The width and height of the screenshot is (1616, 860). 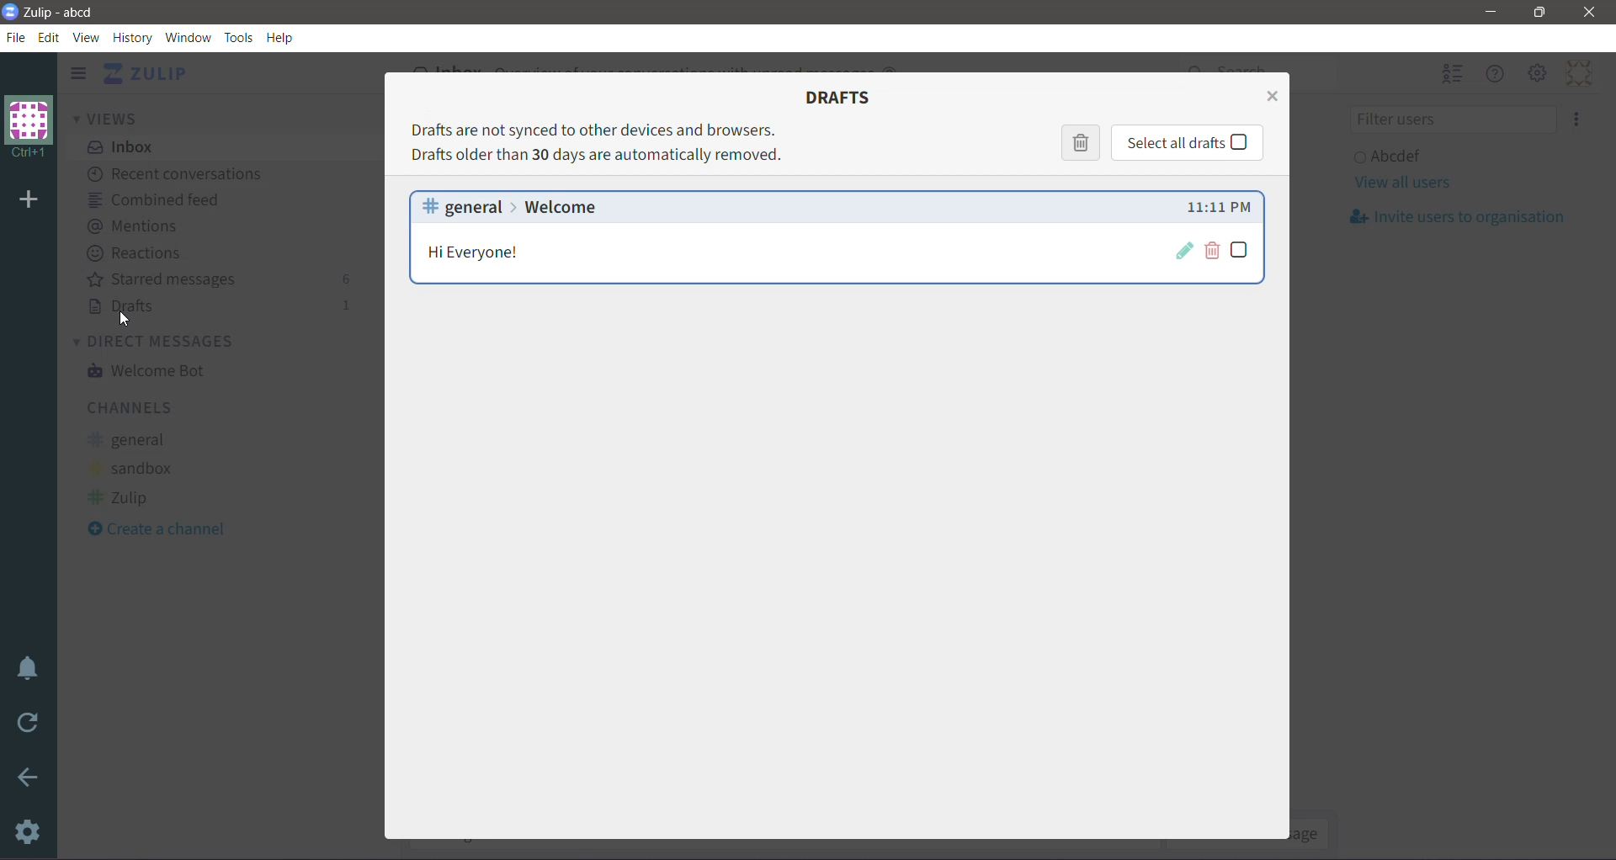 What do you see at coordinates (134, 39) in the screenshot?
I see `History` at bounding box center [134, 39].